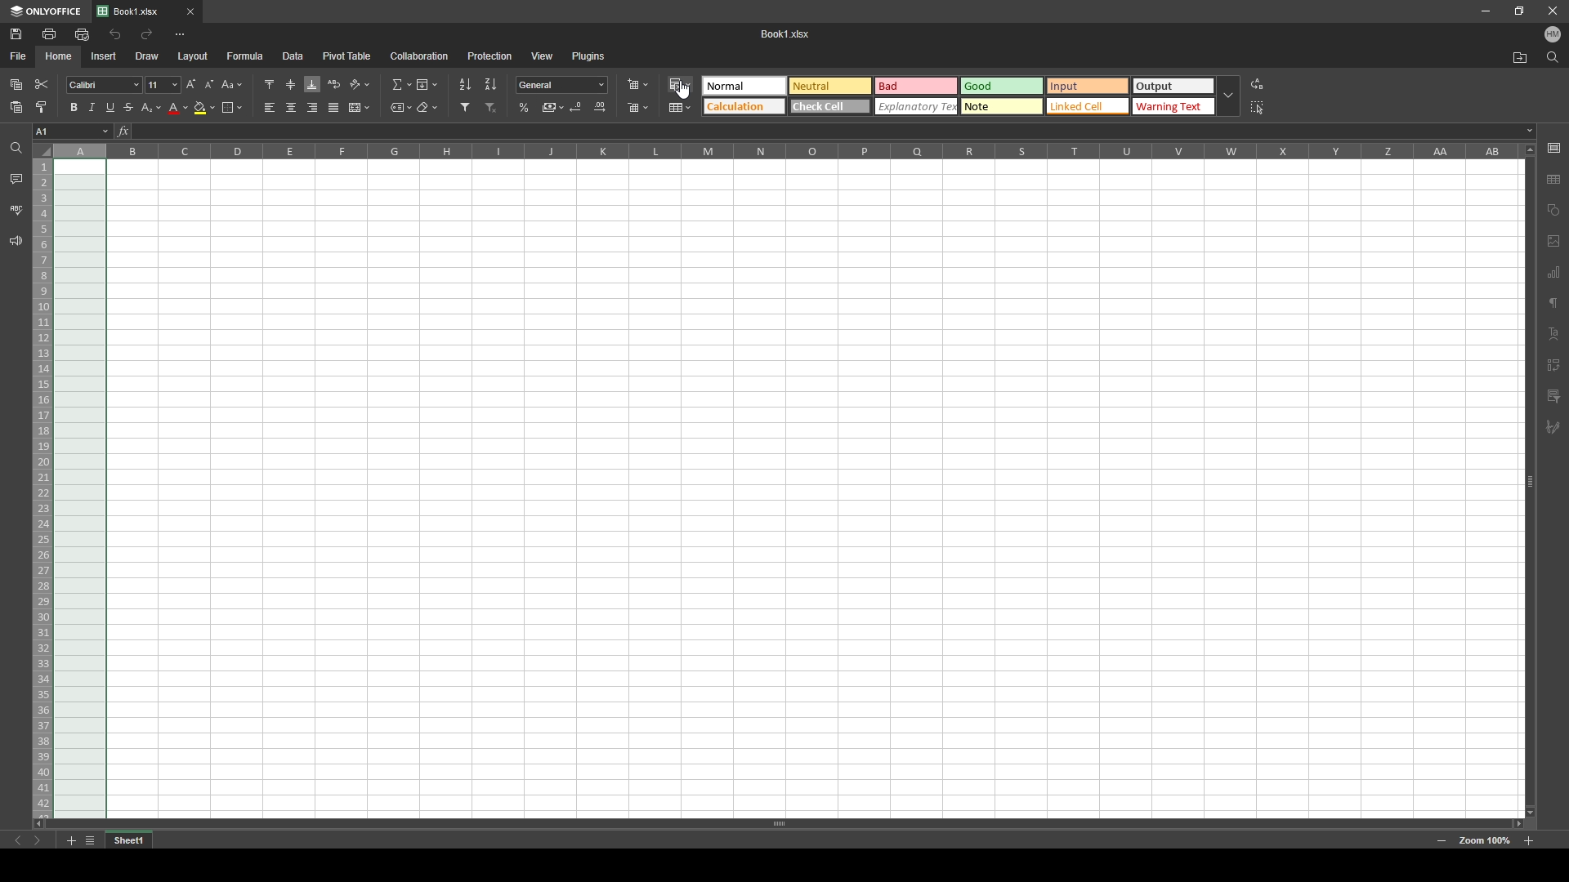  I want to click on insert, so click(101, 56).